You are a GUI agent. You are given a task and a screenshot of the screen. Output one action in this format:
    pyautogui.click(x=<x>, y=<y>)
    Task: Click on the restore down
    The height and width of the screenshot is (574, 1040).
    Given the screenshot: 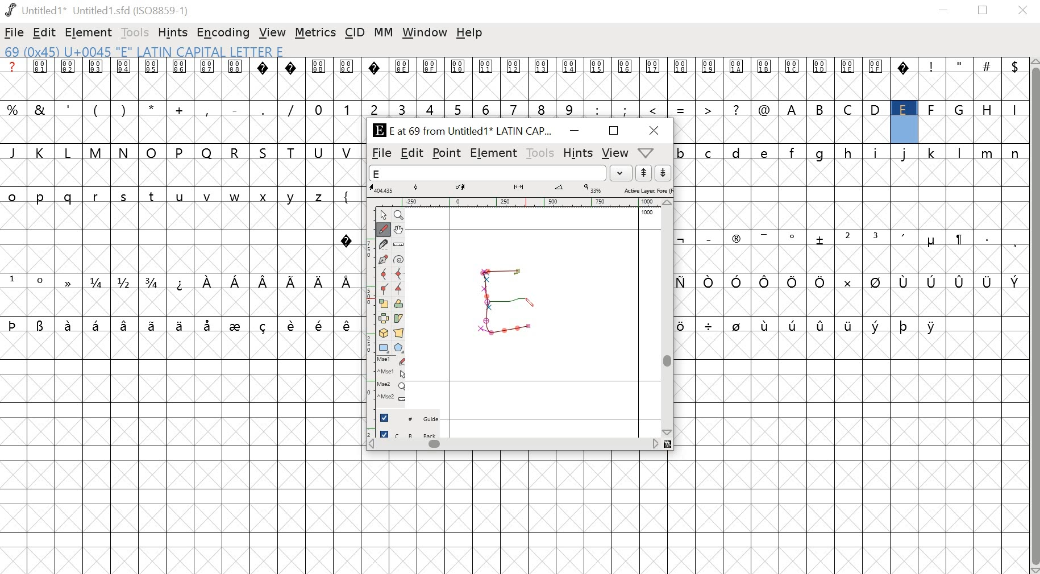 What is the action you would take?
    pyautogui.click(x=983, y=11)
    